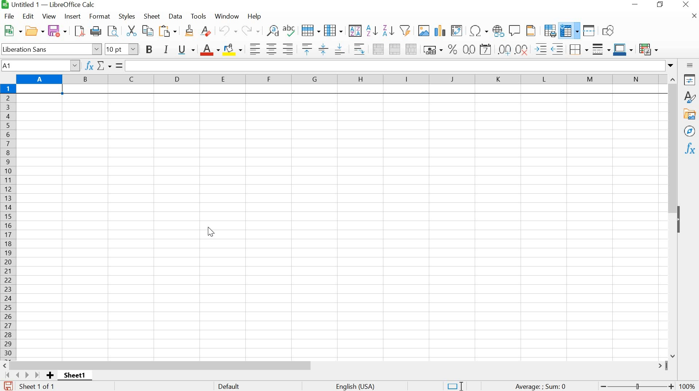 Image resolution: width=699 pixels, height=391 pixels. Describe the element at coordinates (9, 221) in the screenshot. I see `ROWS` at that location.